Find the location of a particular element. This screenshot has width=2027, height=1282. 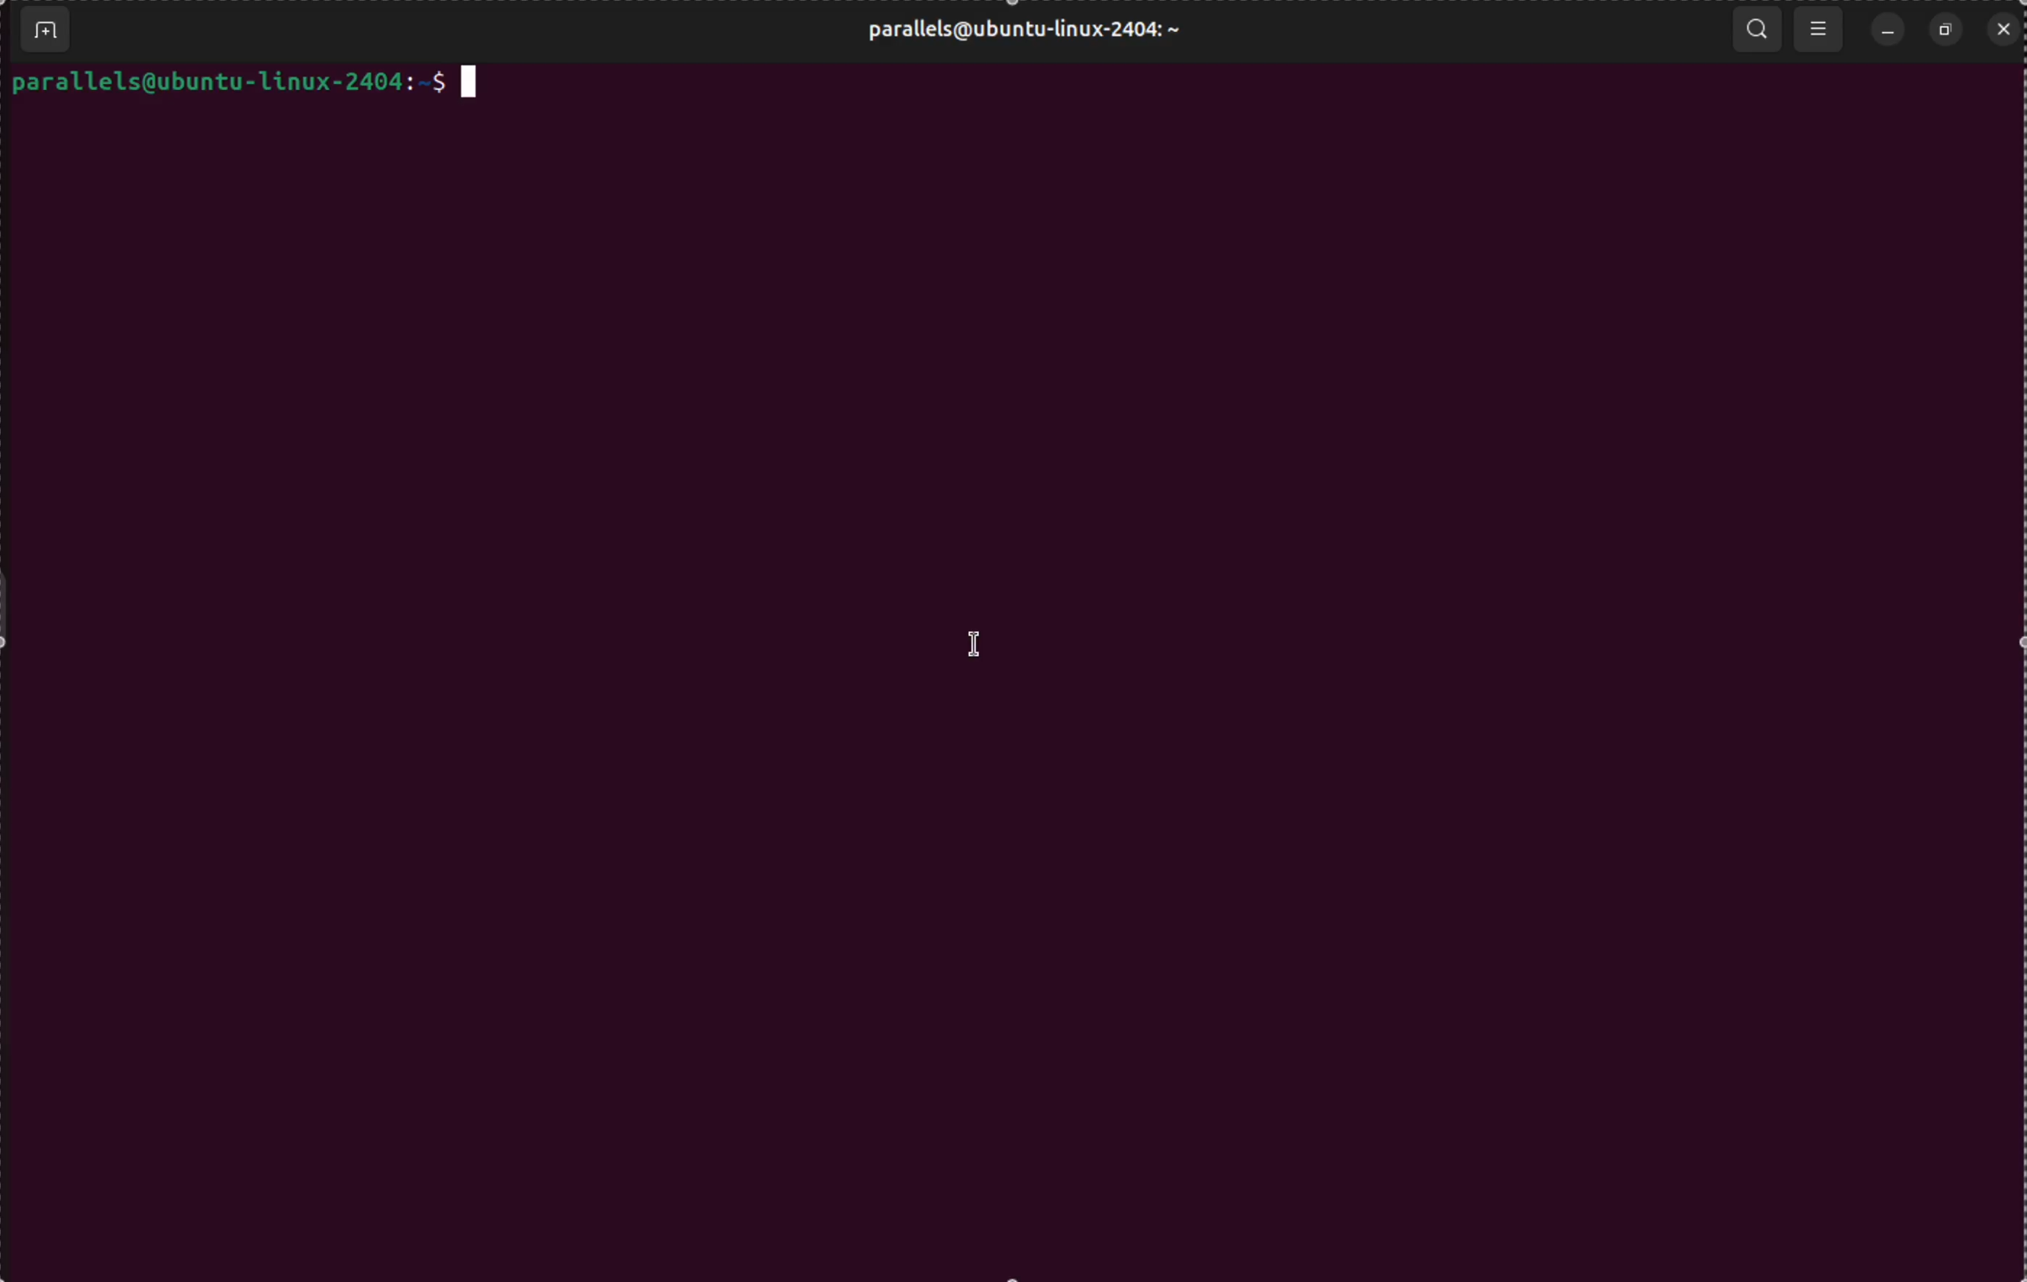

minimize is located at coordinates (1886, 31).